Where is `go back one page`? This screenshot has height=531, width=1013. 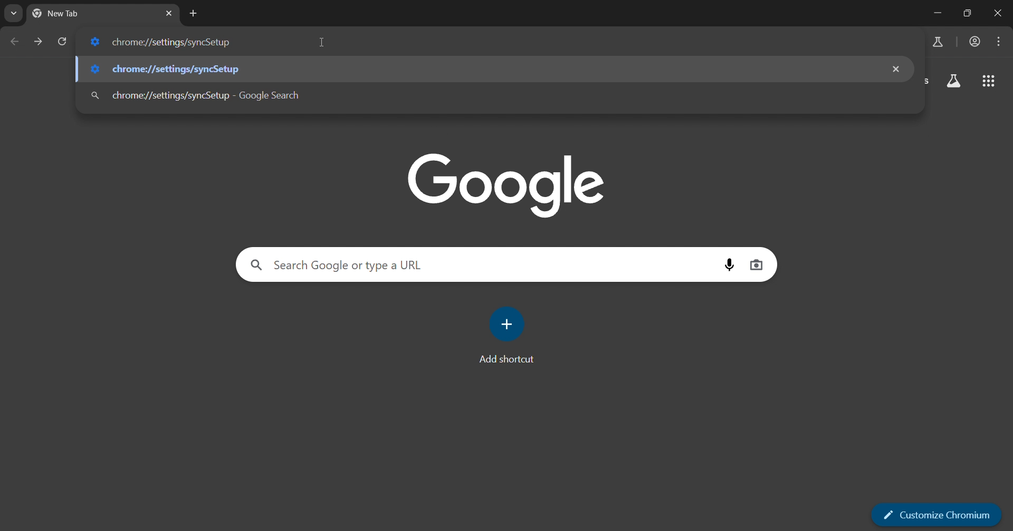 go back one page is located at coordinates (12, 41).